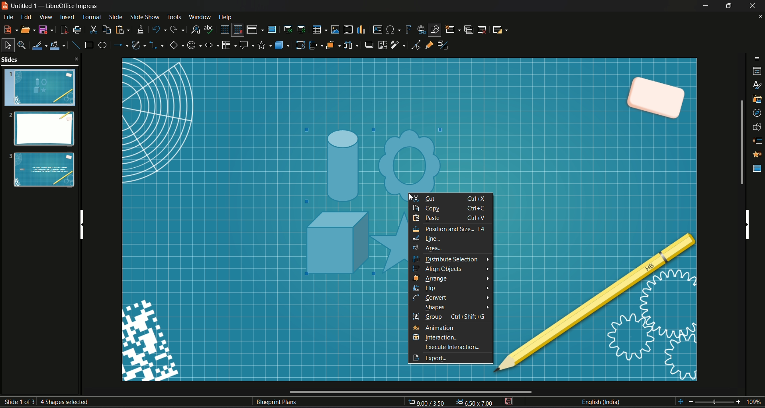 The image size is (765, 408). I want to click on Slide show, so click(144, 16).